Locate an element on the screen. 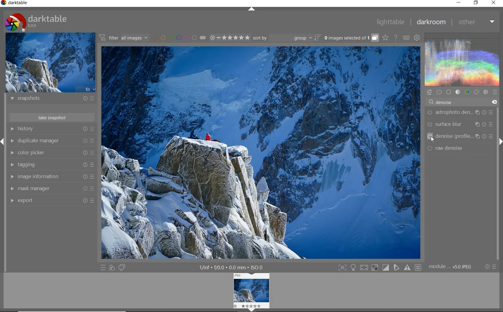 This screenshot has width=503, height=312. IMAGE is located at coordinates (252, 291).